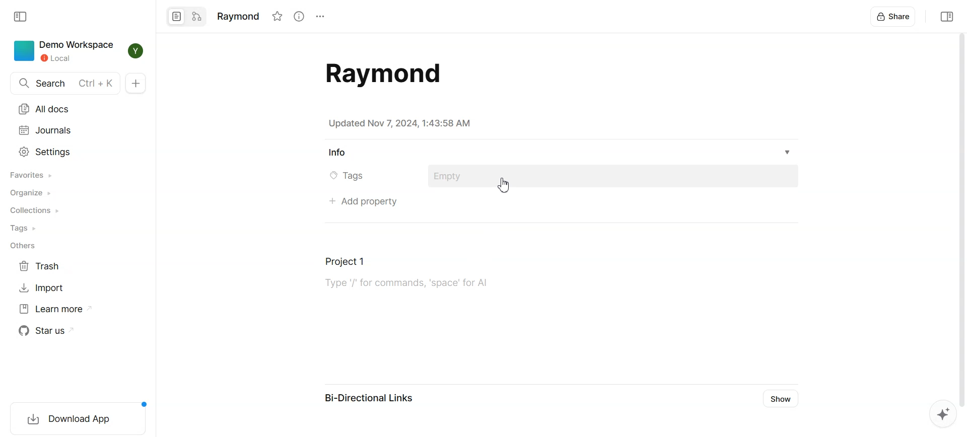  I want to click on Settings, so click(319, 17).